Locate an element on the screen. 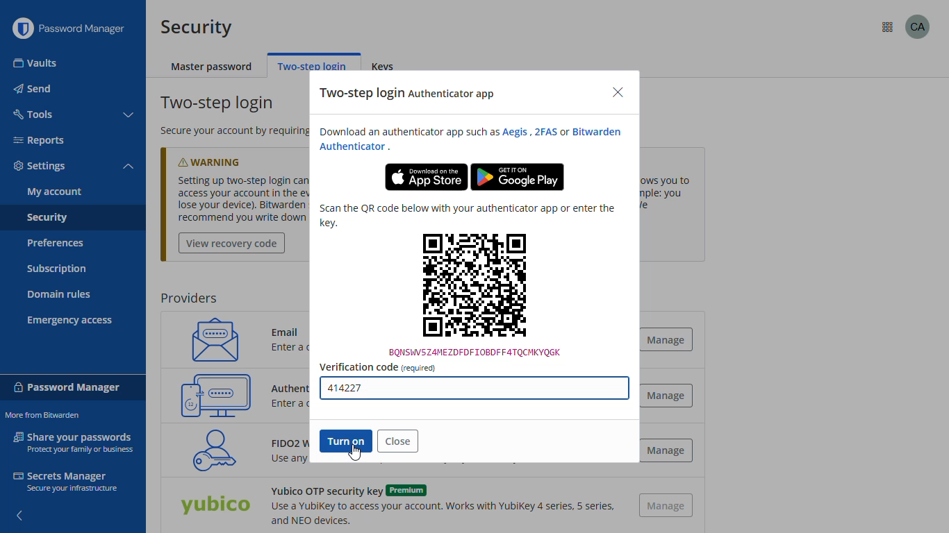  password manager is located at coordinates (67, 386).